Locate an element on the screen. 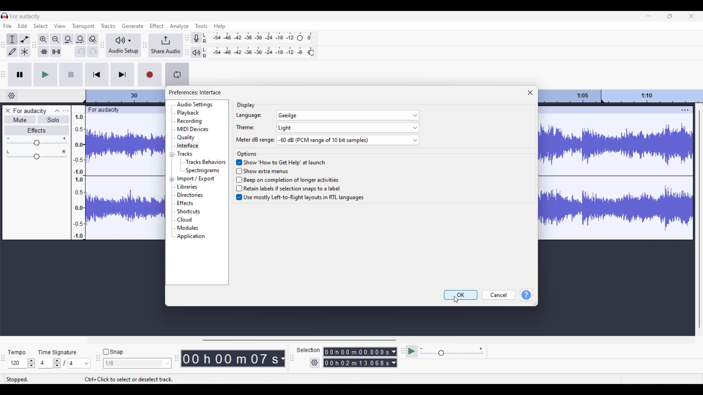 The image size is (703, 395). Zoom out is located at coordinates (56, 39).